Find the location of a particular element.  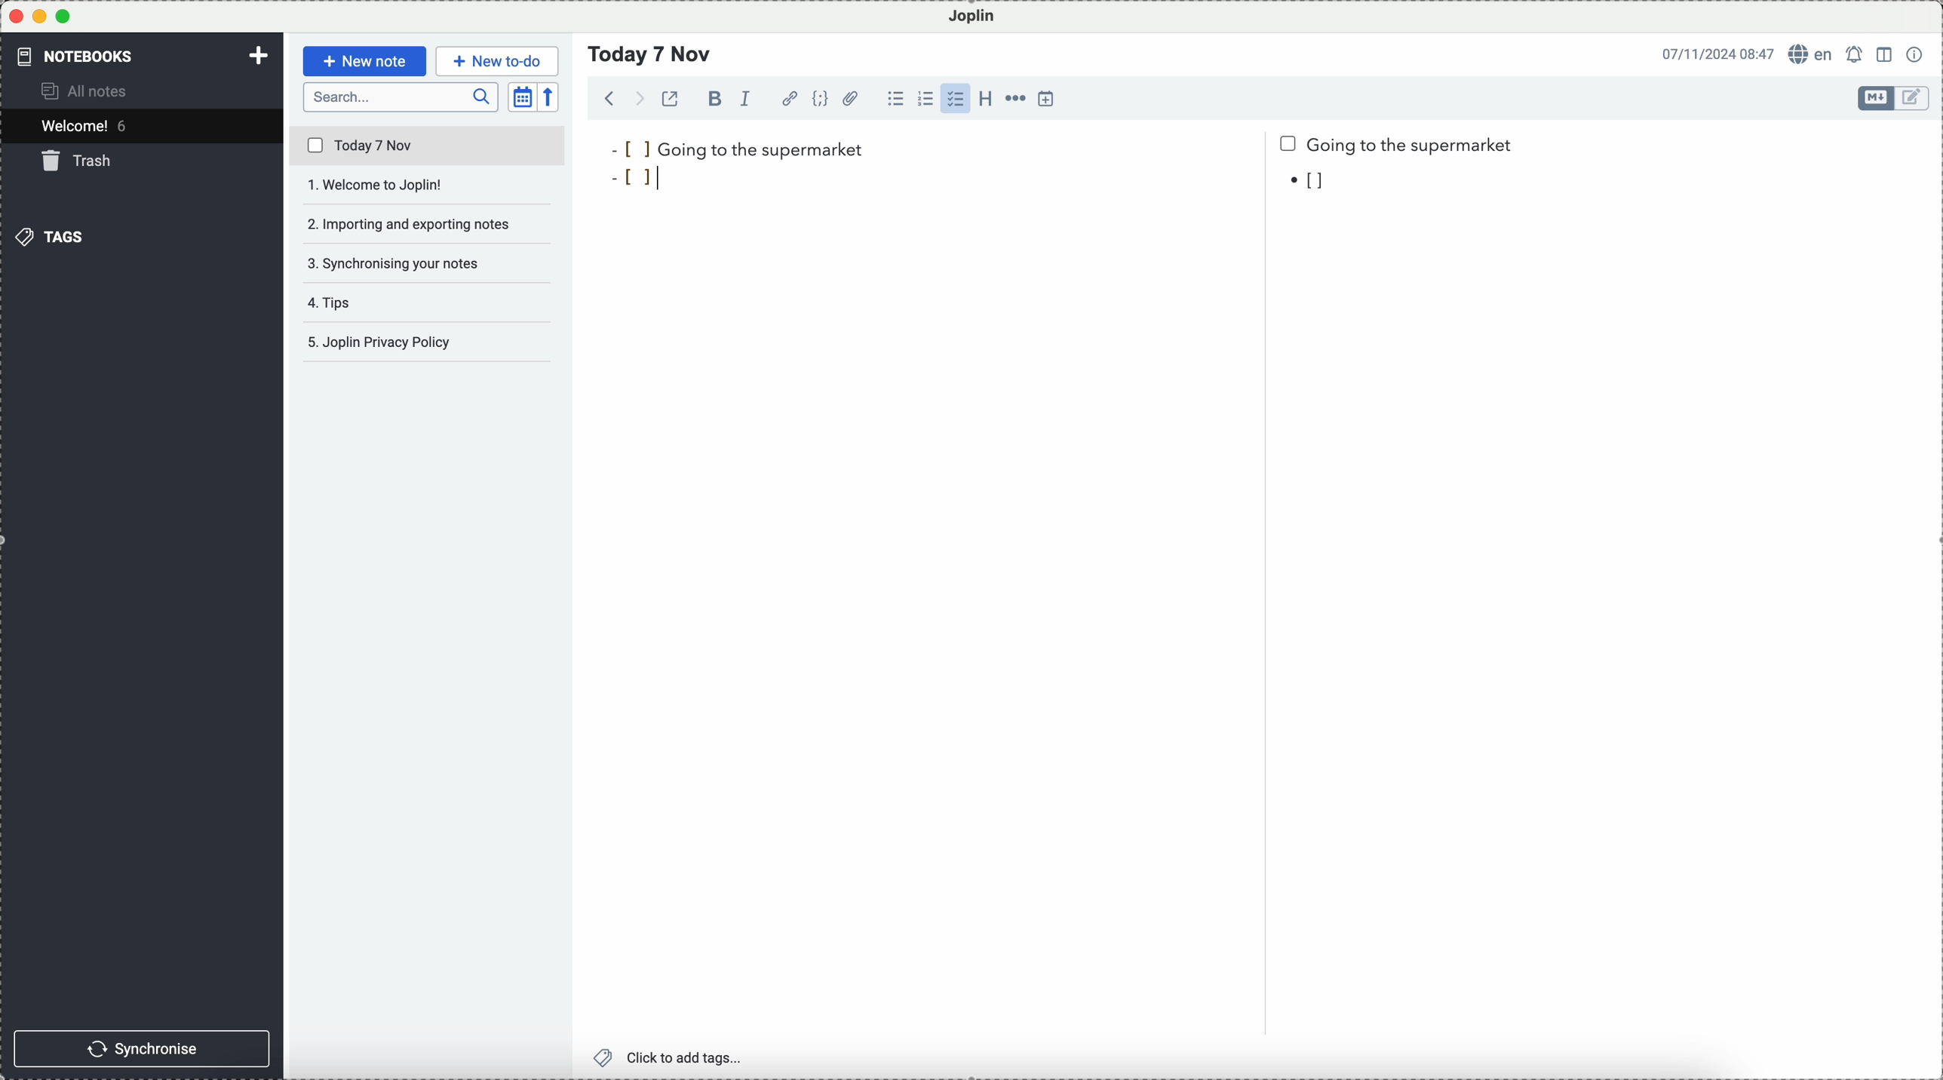

numbered list is located at coordinates (925, 99).